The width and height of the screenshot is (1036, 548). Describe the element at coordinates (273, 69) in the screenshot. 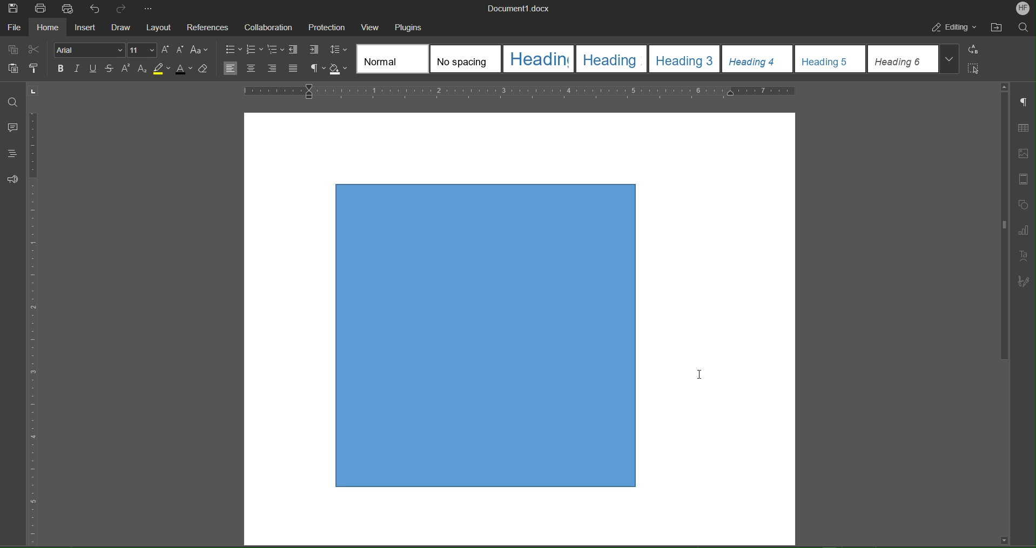

I see `Right Align` at that location.